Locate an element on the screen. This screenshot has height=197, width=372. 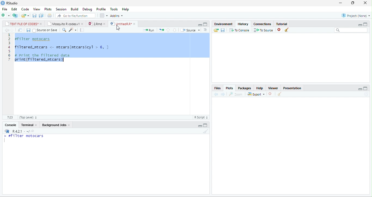
search file is located at coordinates (75, 16).